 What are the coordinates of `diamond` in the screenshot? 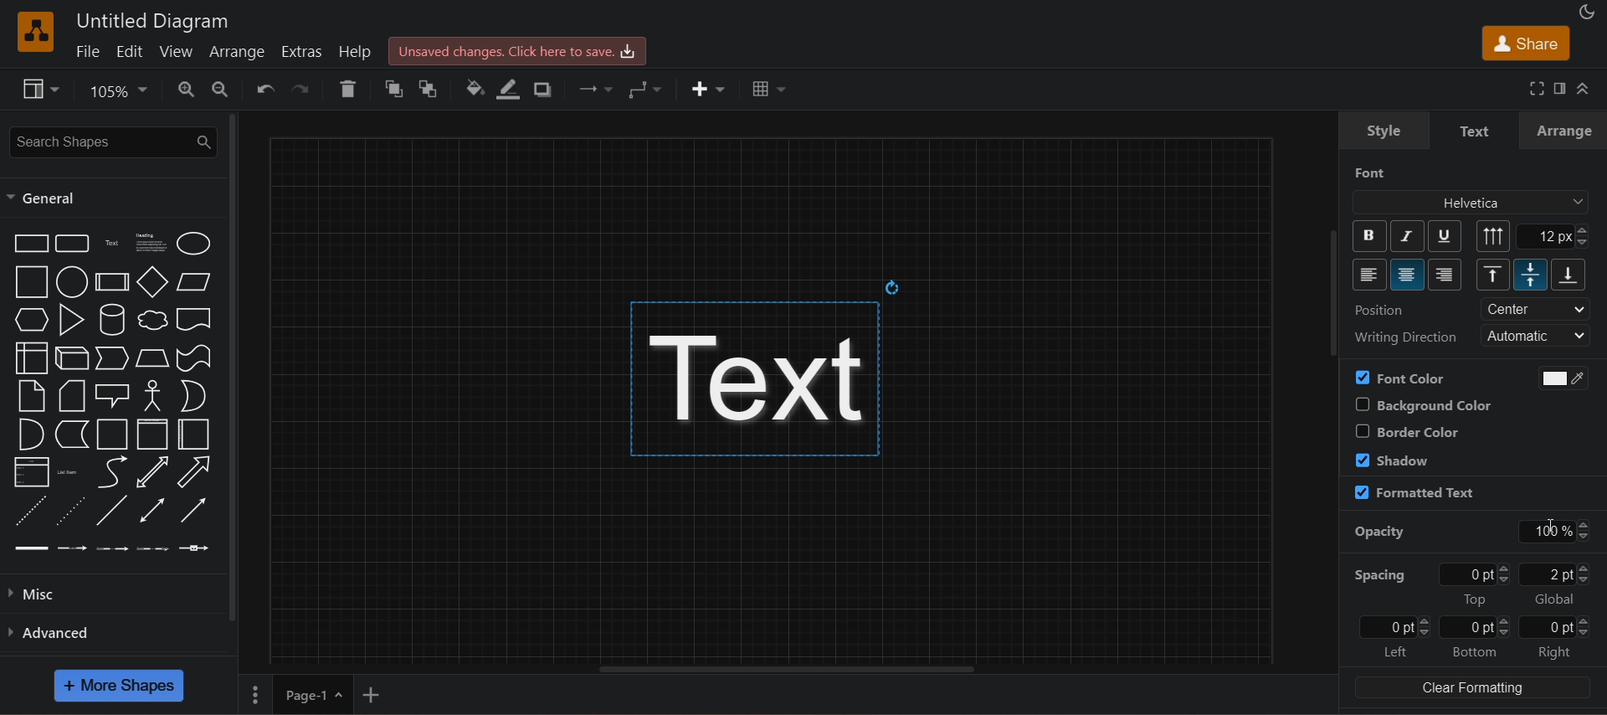 It's located at (153, 282).